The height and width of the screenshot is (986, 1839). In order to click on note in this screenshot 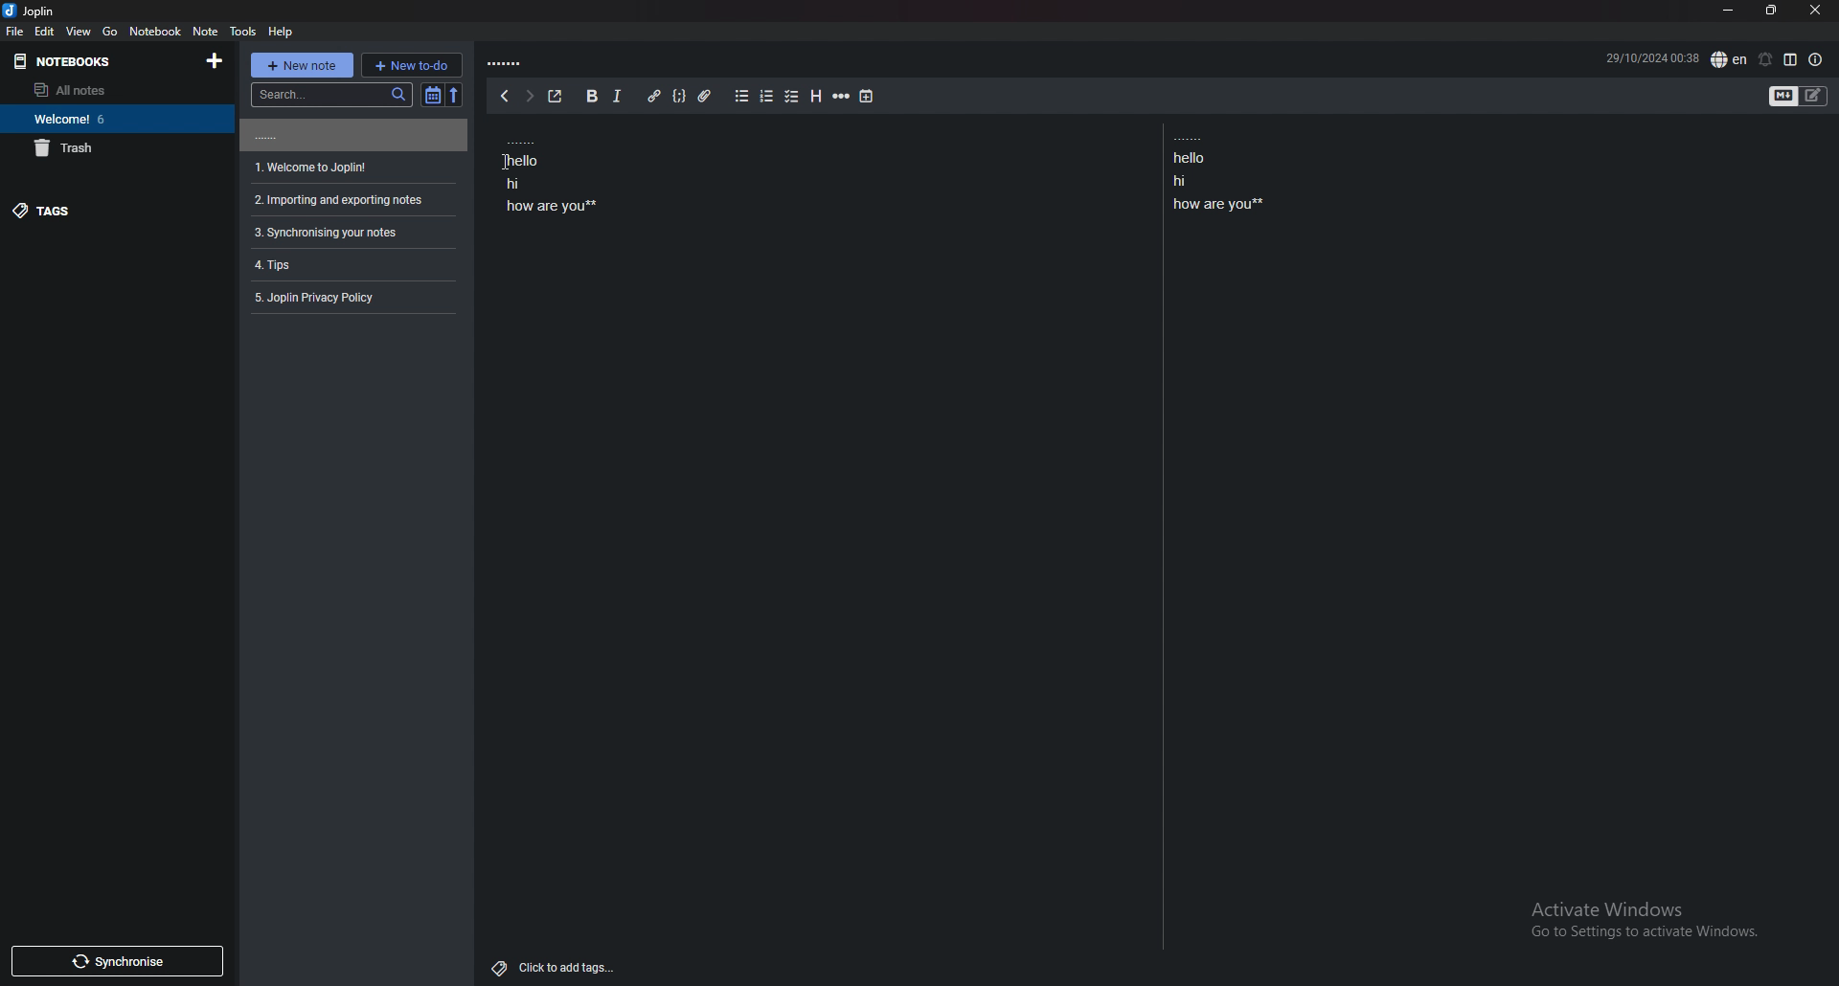, I will do `click(351, 135)`.